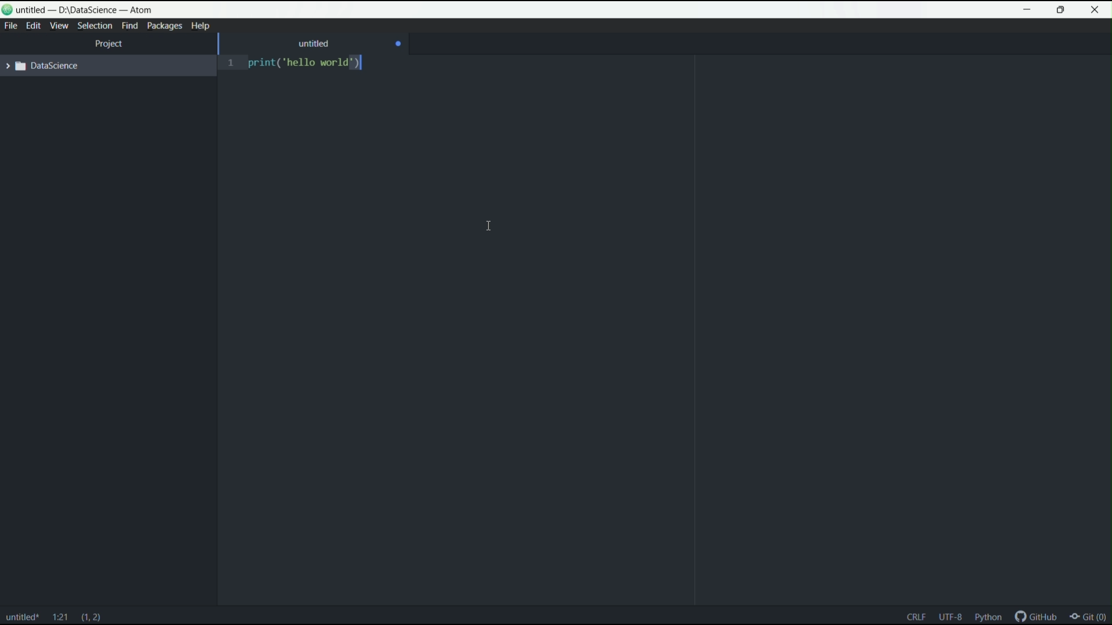 The image size is (1112, 625). I want to click on edit menu, so click(34, 26).